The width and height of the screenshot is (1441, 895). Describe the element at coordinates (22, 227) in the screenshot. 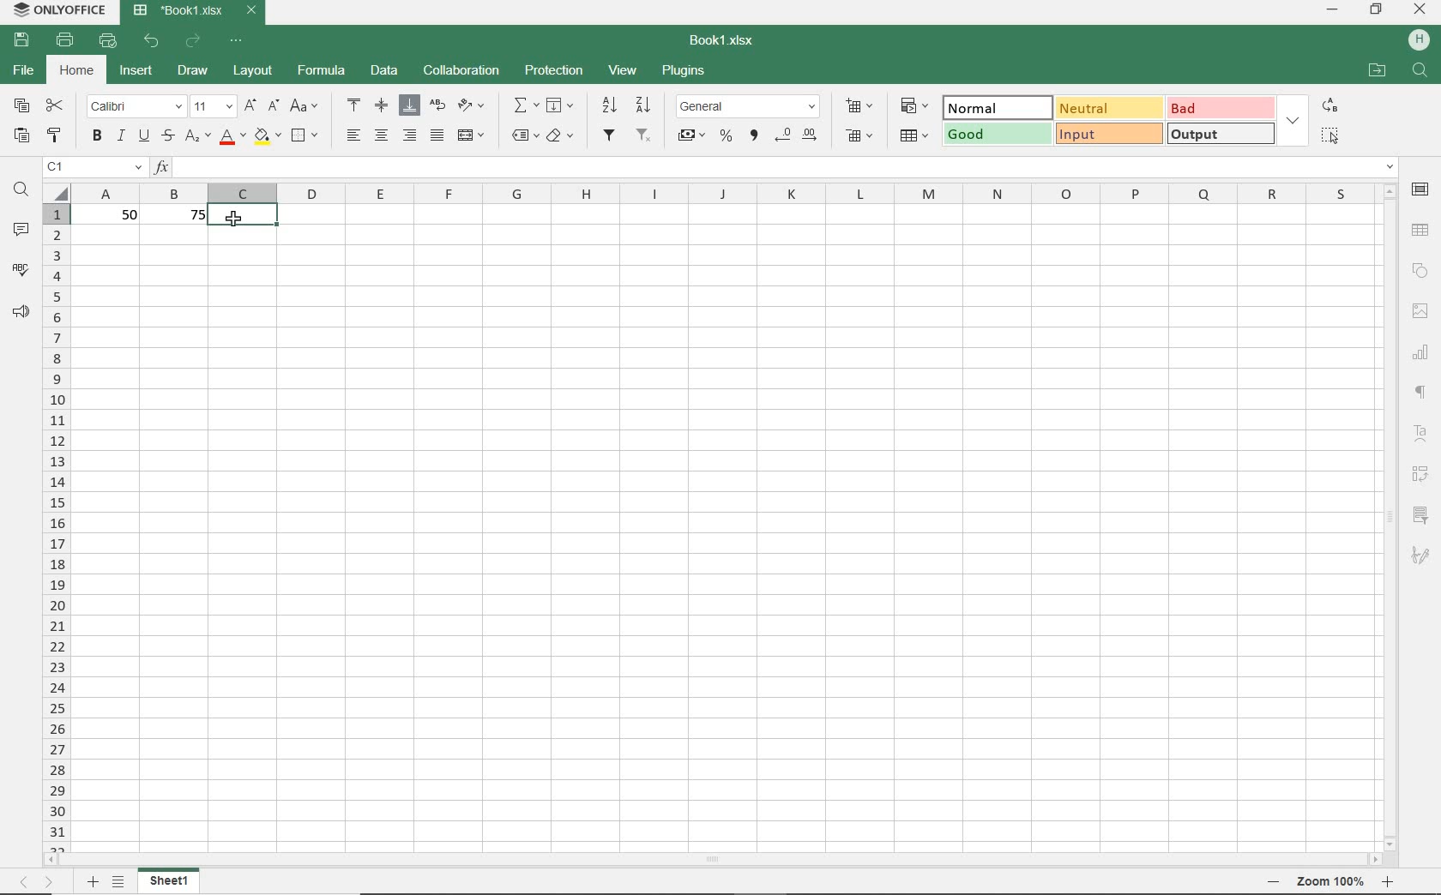

I see `comments` at that location.